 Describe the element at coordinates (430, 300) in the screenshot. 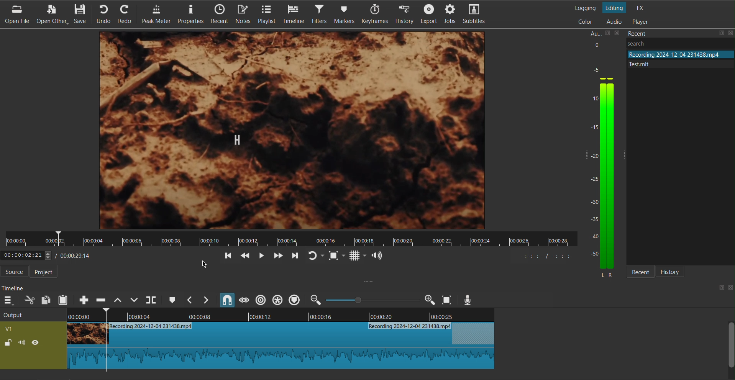

I see `Zoom in` at that location.